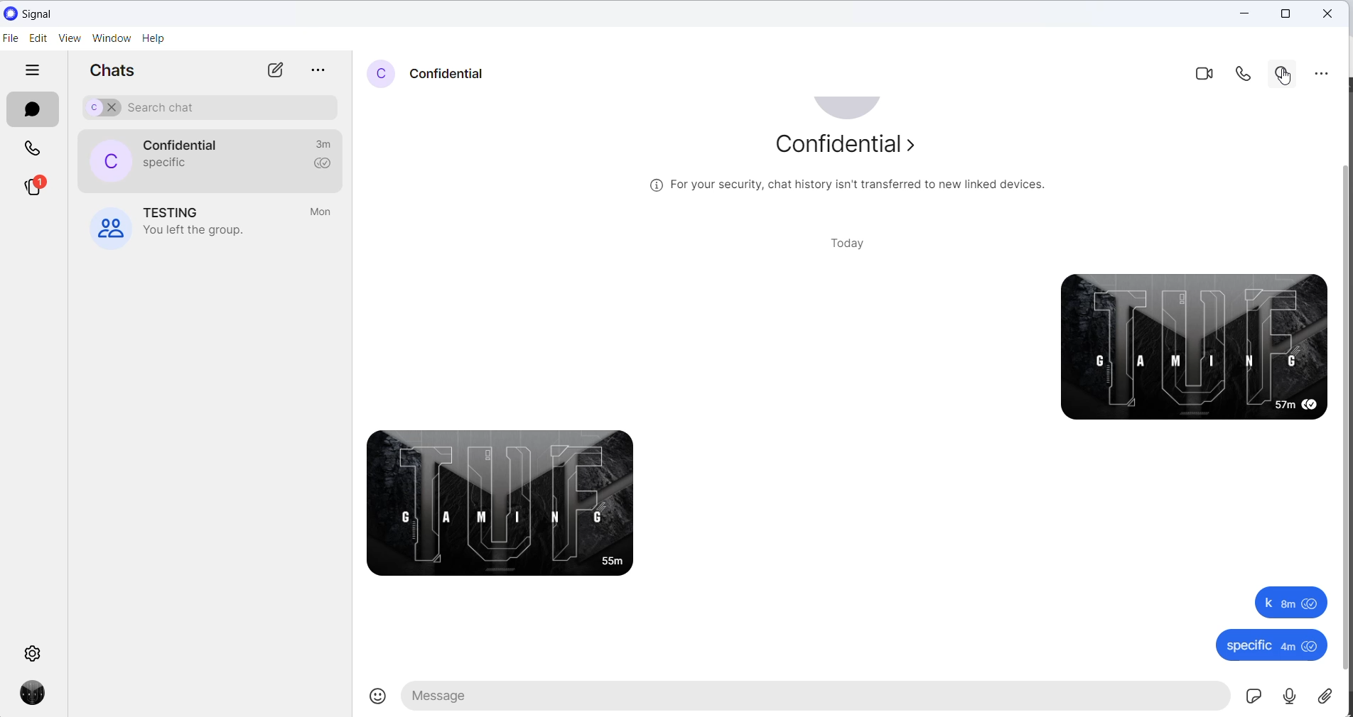 The image size is (1353, 717). What do you see at coordinates (848, 148) in the screenshot?
I see `about contact` at bounding box center [848, 148].